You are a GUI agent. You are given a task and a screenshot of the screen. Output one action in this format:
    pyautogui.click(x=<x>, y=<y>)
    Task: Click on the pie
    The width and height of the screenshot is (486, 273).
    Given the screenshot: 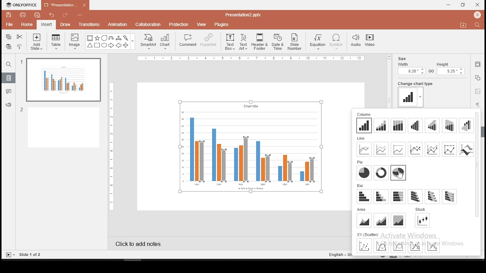 What is the action you would take?
    pyautogui.click(x=361, y=162)
    